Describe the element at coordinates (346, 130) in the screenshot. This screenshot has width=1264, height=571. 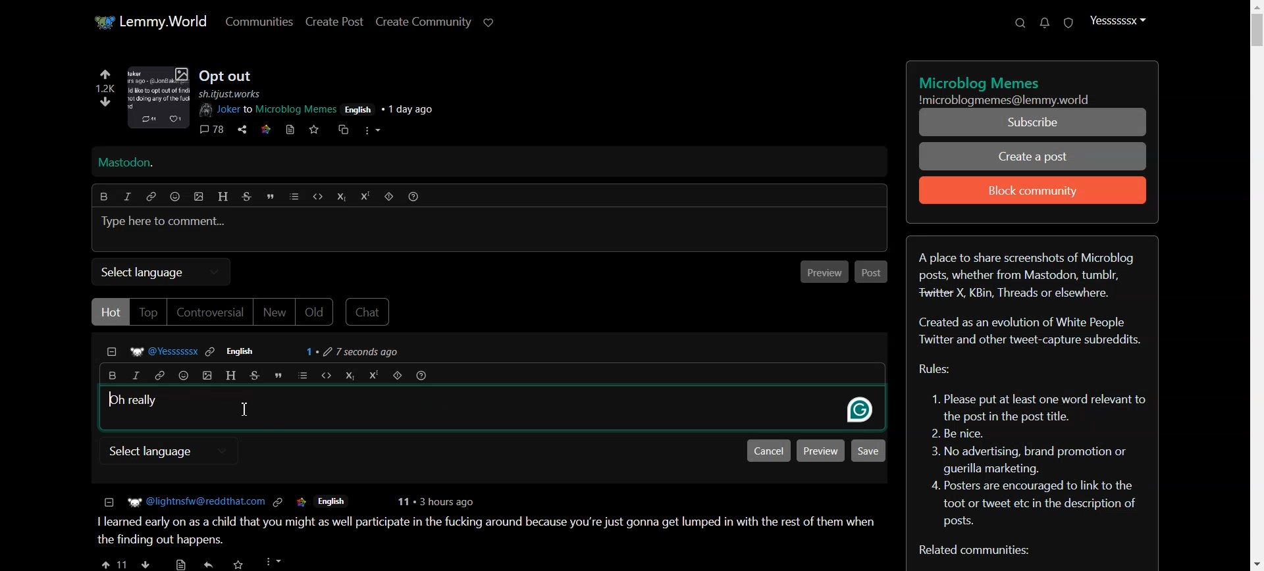
I see `cross share` at that location.